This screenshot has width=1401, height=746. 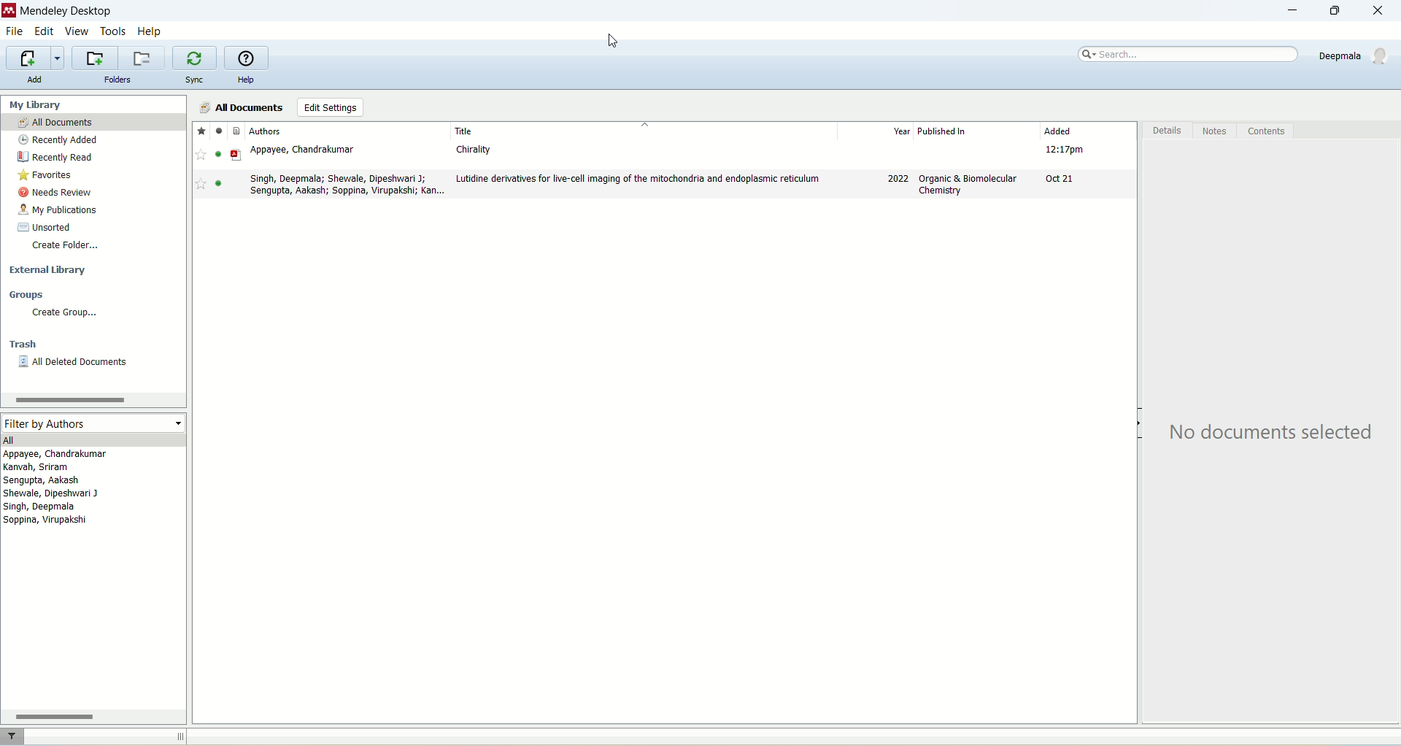 What do you see at coordinates (95, 58) in the screenshot?
I see `add a new folder` at bounding box center [95, 58].